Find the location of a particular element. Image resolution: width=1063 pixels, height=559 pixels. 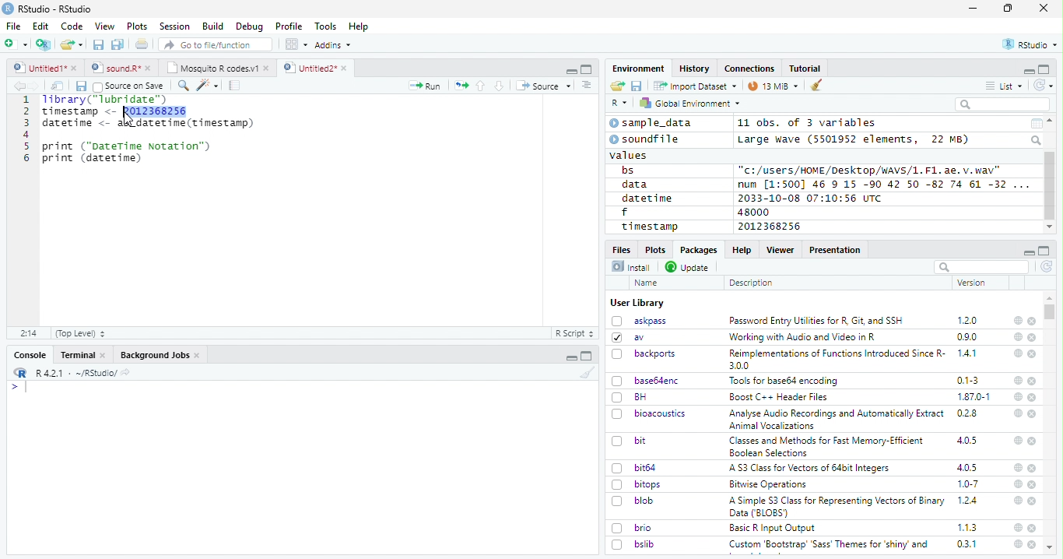

Go to next section is located at coordinates (501, 86).